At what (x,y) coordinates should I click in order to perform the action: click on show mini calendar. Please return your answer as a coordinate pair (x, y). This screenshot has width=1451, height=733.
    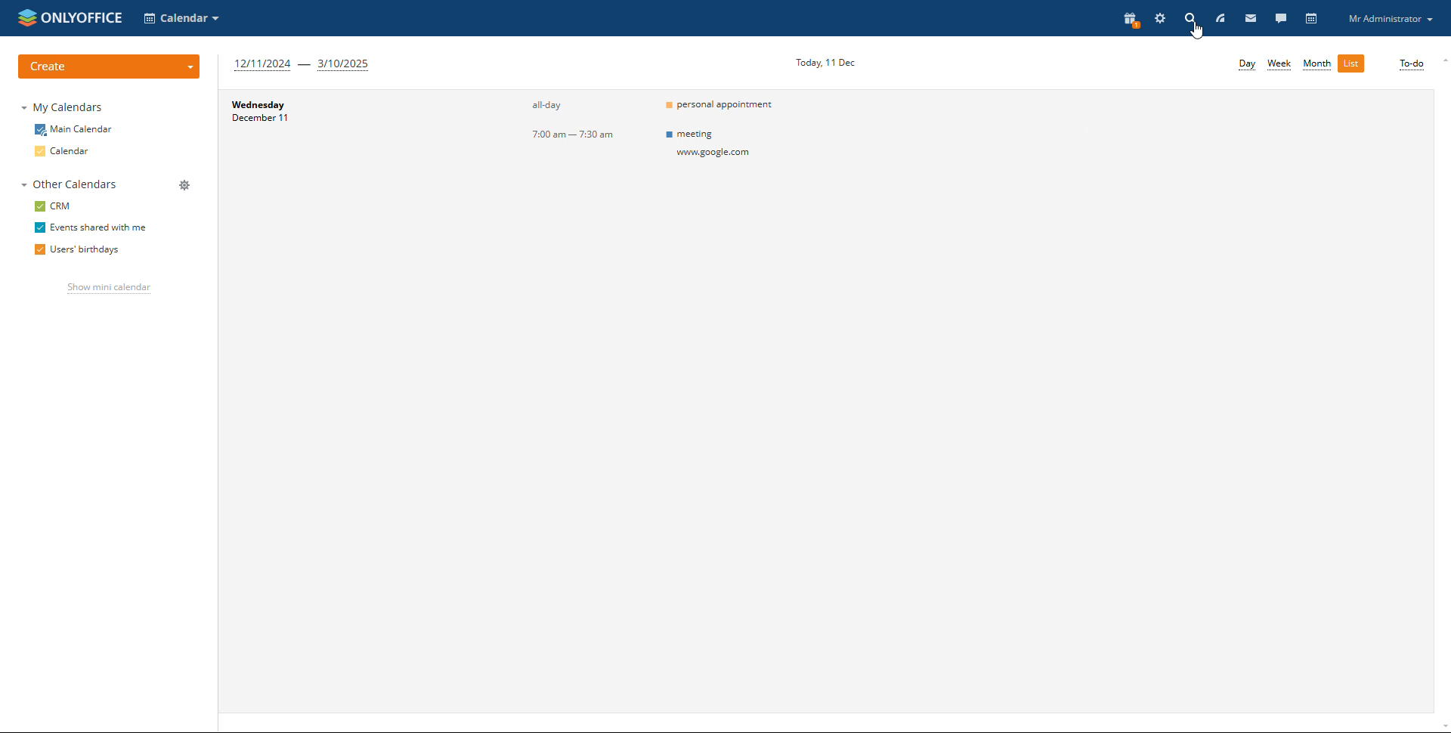
    Looking at the image, I should click on (110, 288).